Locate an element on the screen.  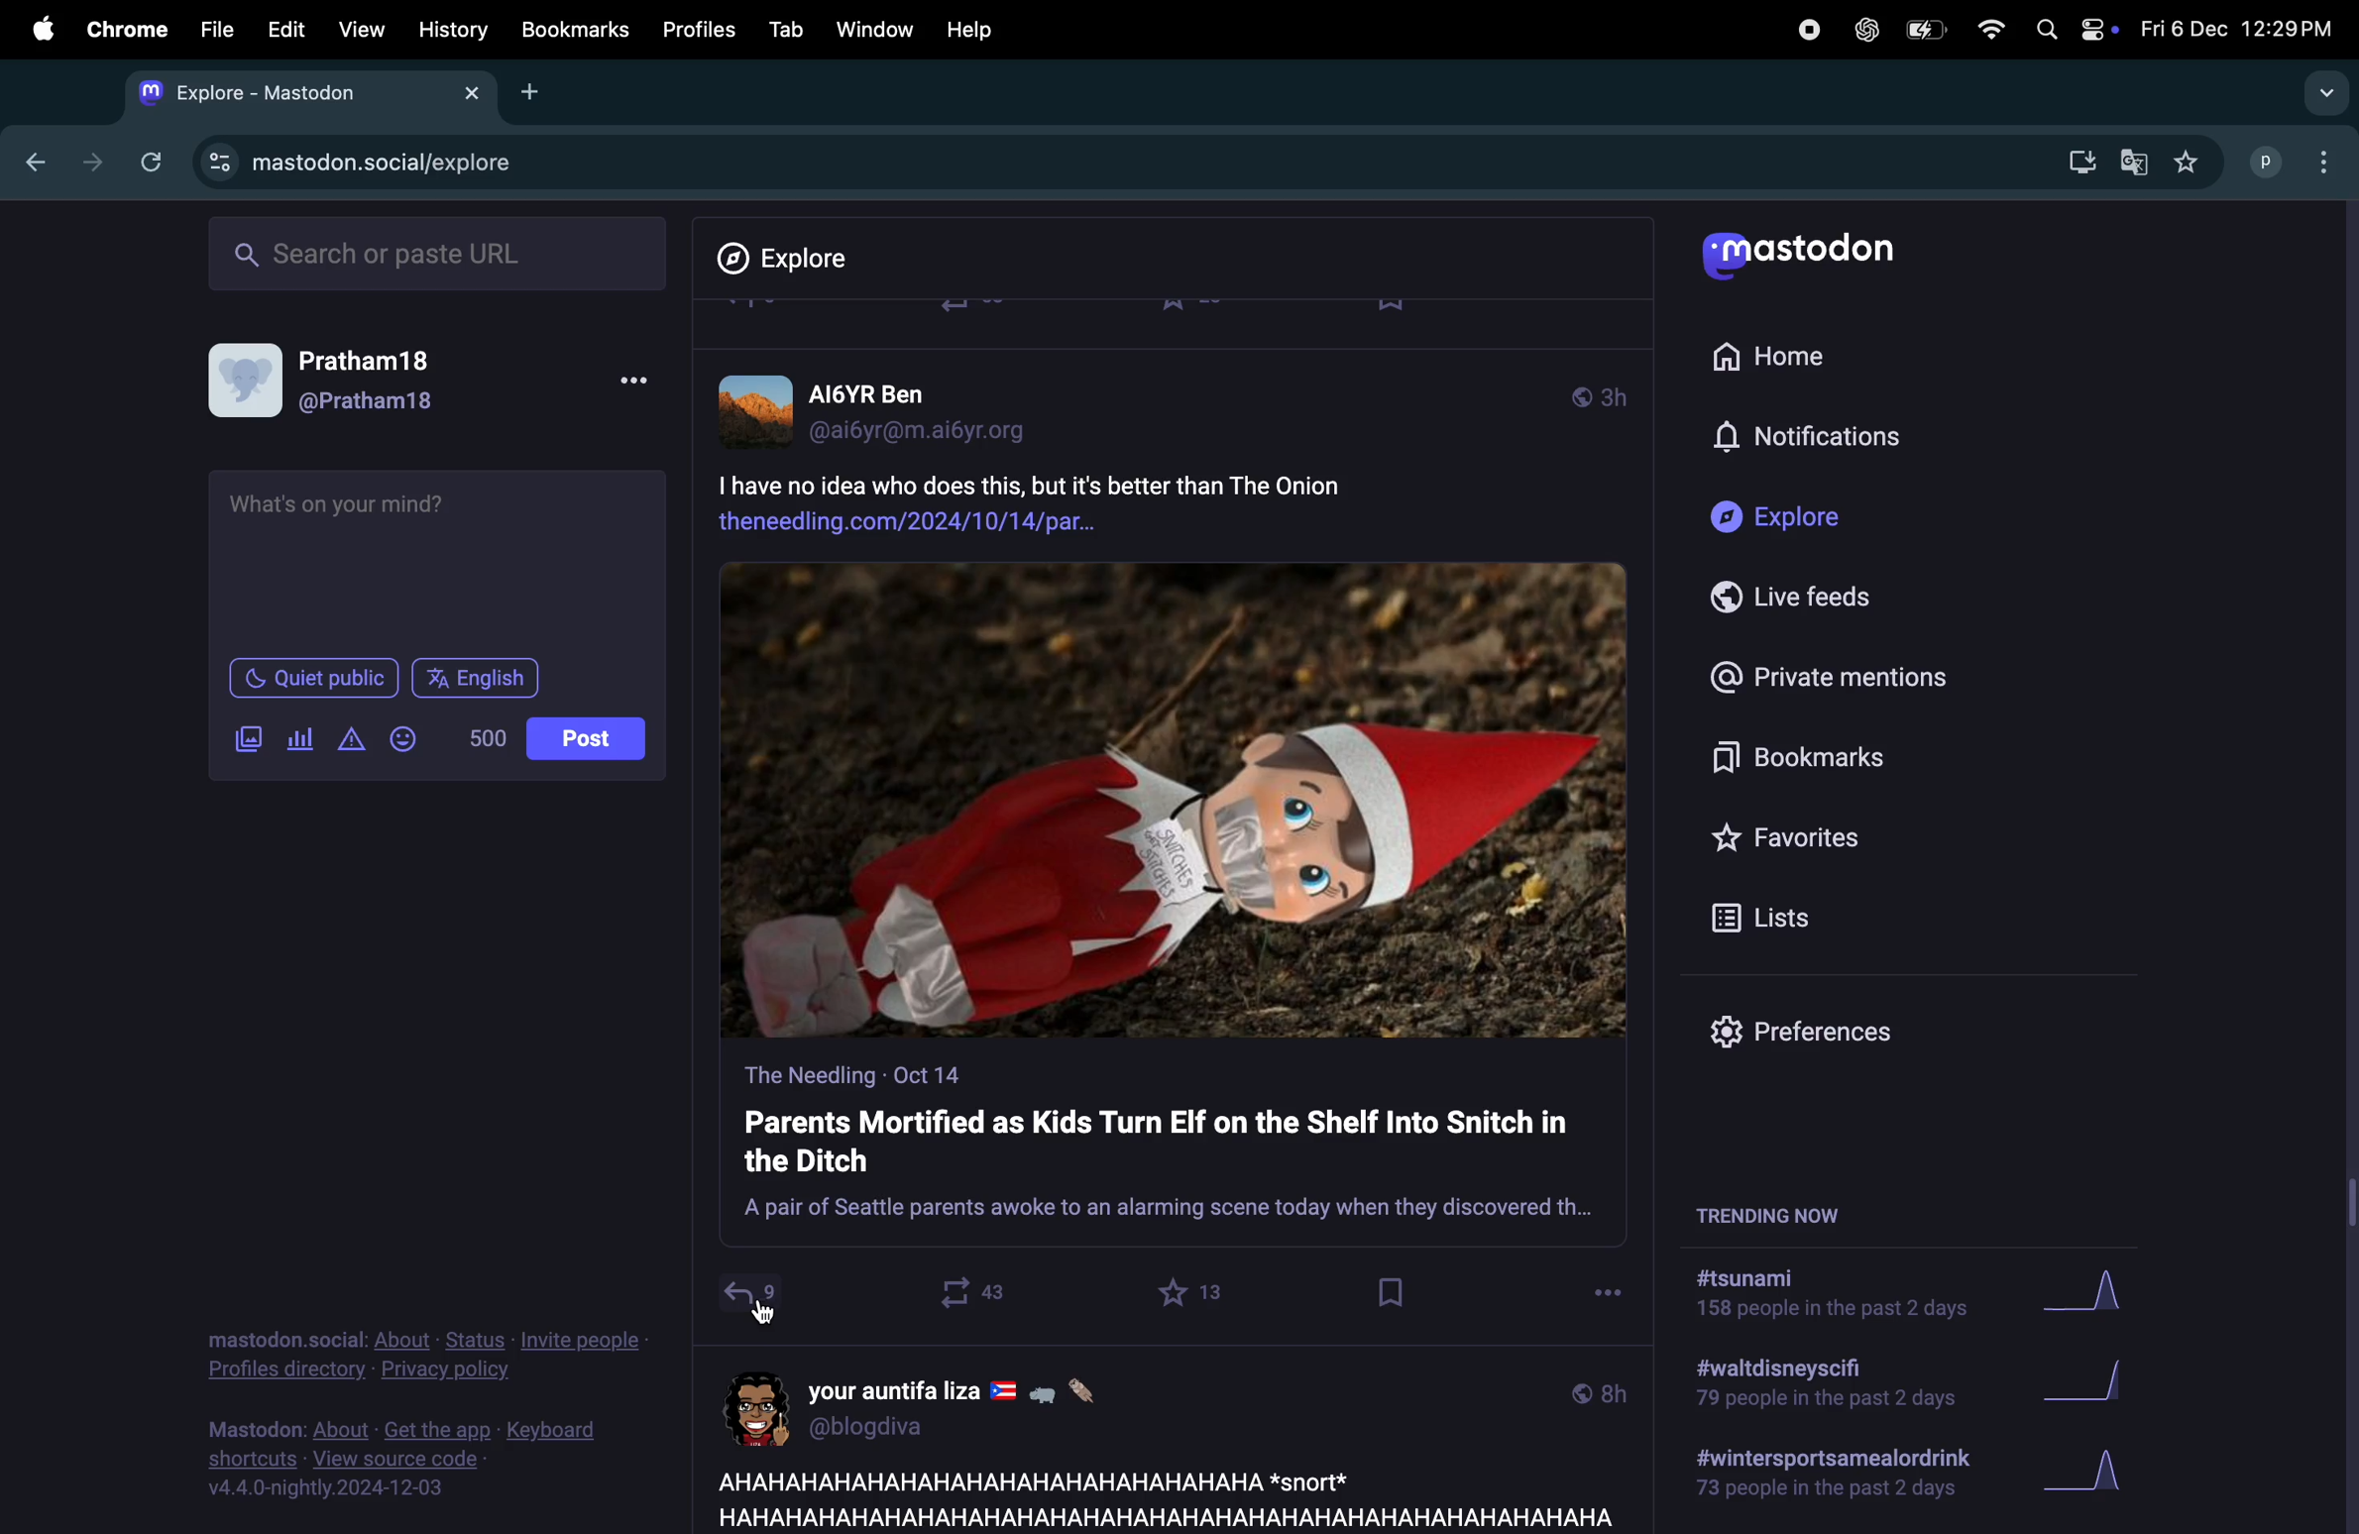
add alert is located at coordinates (346, 740).